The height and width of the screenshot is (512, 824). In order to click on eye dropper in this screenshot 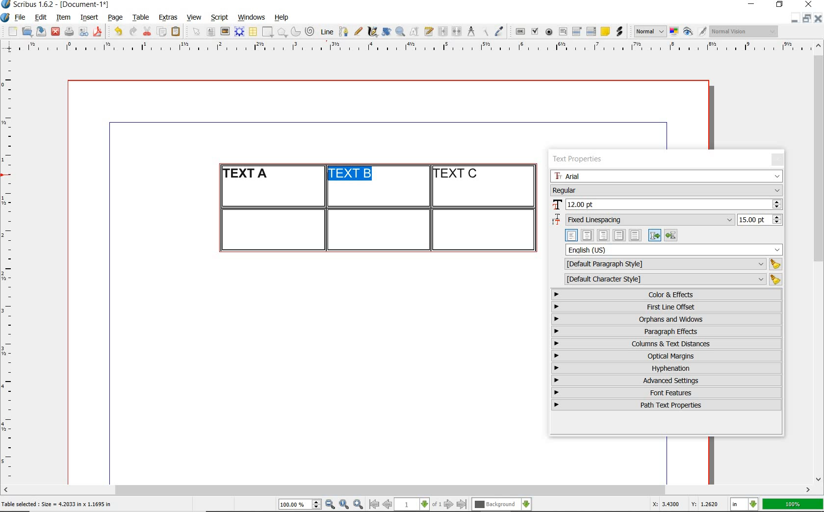, I will do `click(499, 32)`.